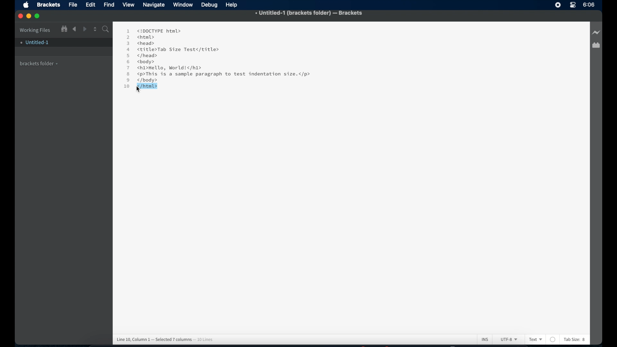  Describe the element at coordinates (39, 63) in the screenshot. I see `brackets folder` at that location.